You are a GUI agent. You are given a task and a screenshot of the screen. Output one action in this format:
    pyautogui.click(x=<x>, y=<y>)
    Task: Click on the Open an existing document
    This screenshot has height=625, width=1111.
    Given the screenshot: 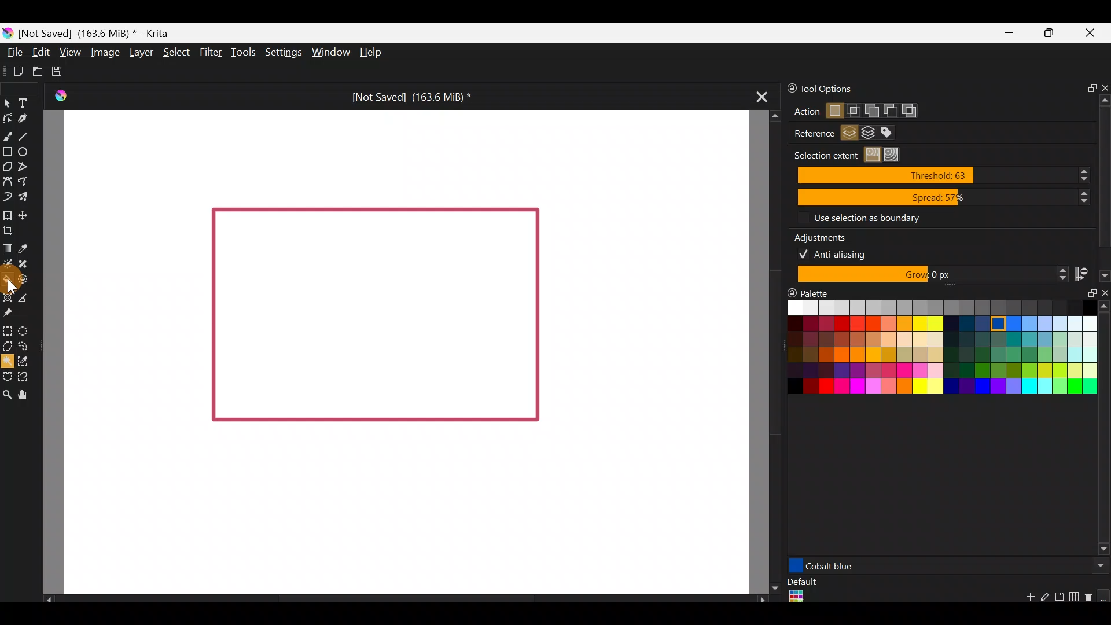 What is the action you would take?
    pyautogui.click(x=37, y=69)
    